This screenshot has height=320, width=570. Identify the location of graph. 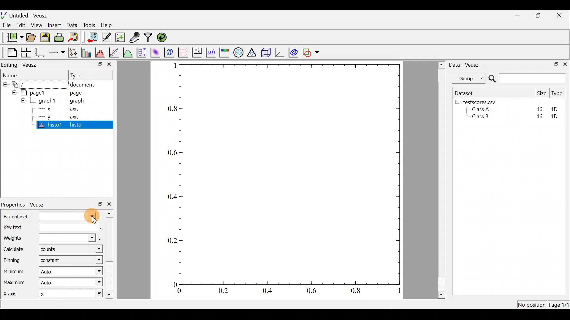
(80, 101).